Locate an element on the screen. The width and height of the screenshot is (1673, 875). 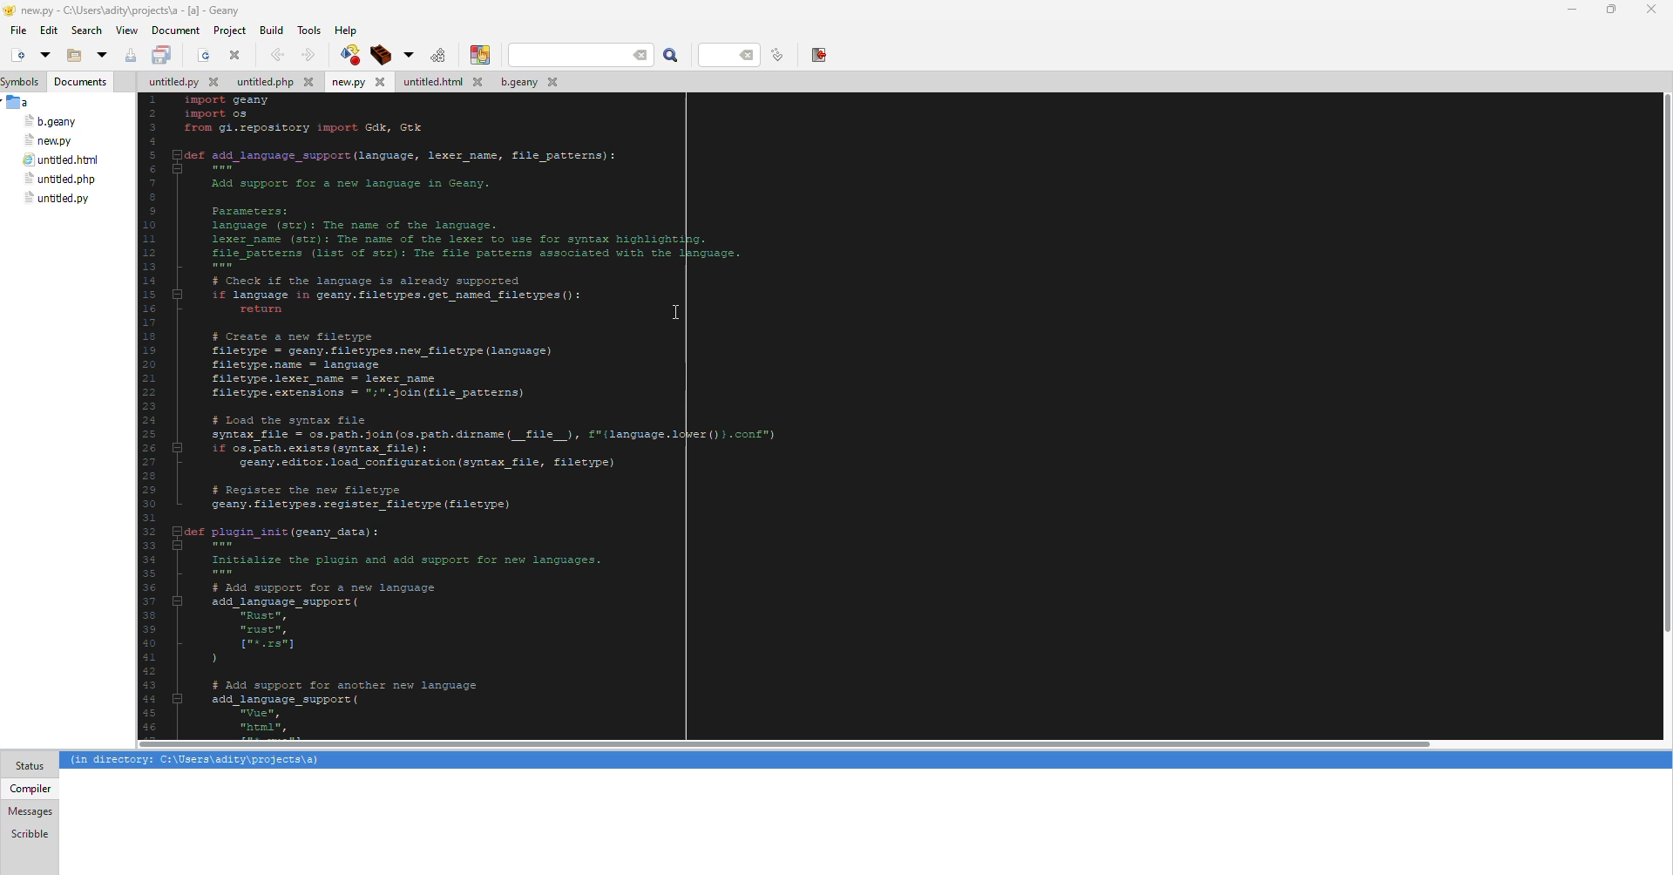
file is located at coordinates (357, 82).